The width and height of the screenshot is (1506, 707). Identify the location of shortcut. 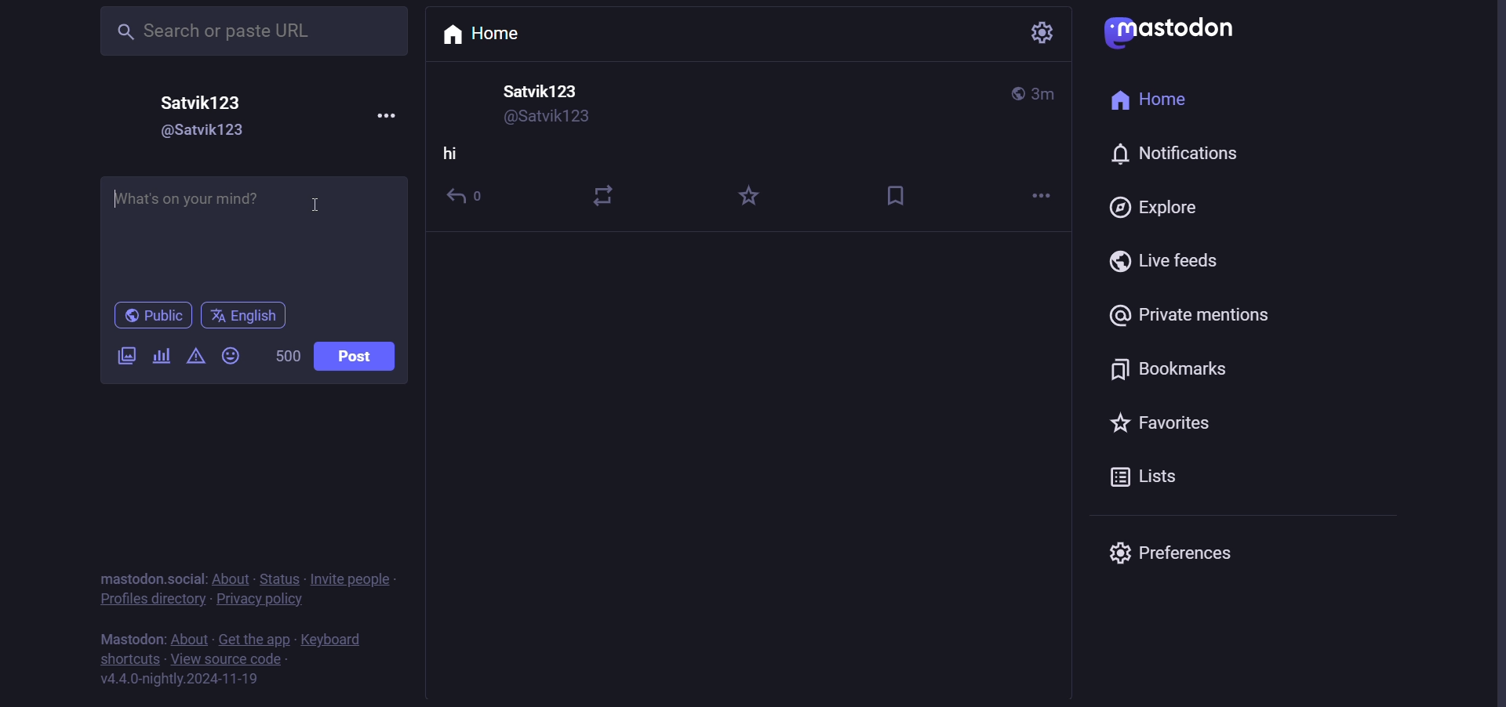
(132, 661).